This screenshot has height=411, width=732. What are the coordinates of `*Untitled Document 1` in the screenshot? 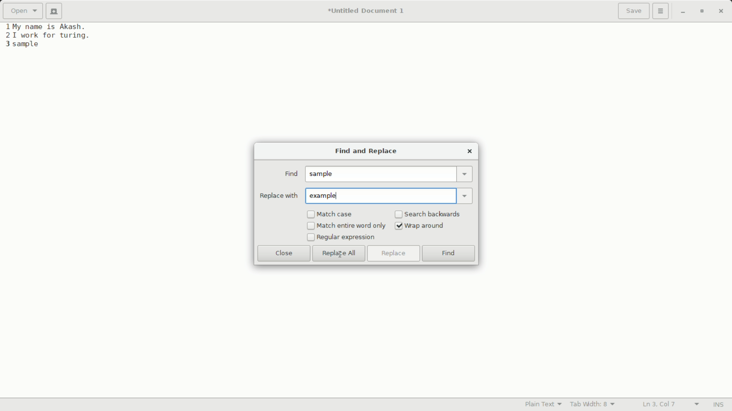 It's located at (366, 12).